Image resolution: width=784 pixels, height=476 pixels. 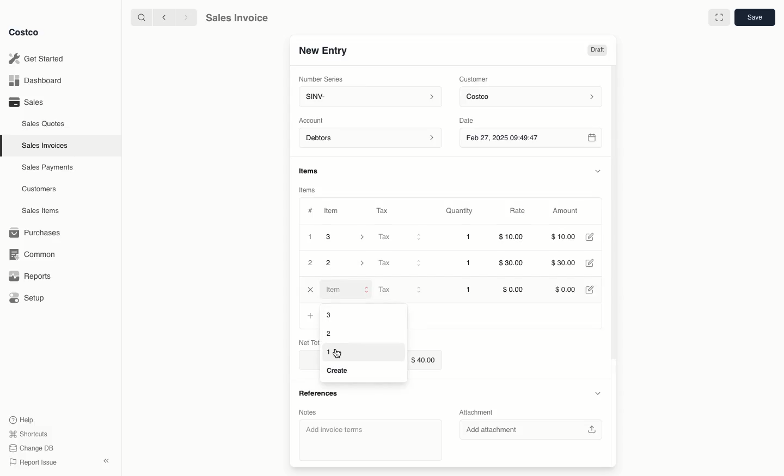 What do you see at coordinates (460, 211) in the screenshot?
I see `Quantity` at bounding box center [460, 211].